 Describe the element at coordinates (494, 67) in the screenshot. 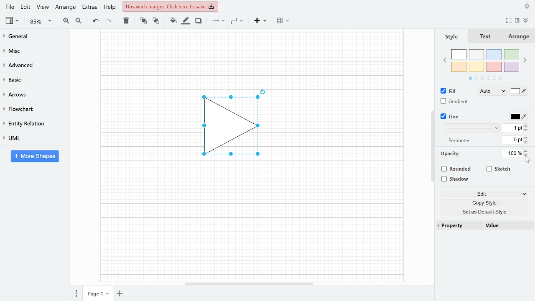

I see `red` at that location.